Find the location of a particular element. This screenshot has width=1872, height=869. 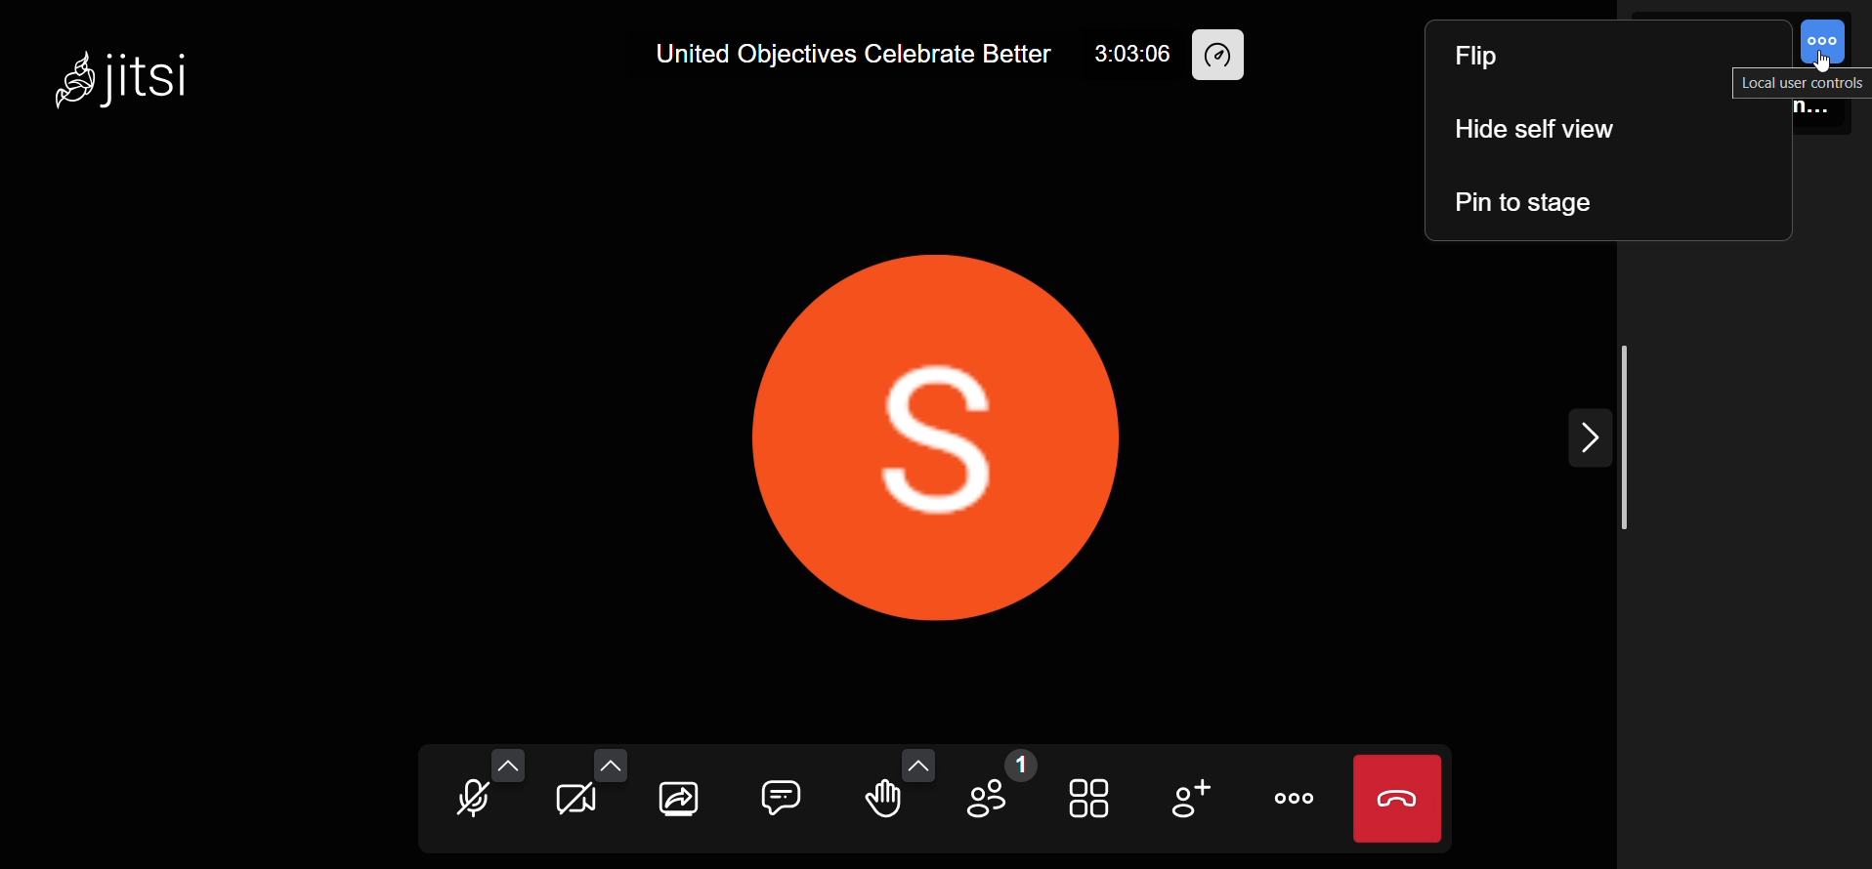

flip is located at coordinates (1480, 62).